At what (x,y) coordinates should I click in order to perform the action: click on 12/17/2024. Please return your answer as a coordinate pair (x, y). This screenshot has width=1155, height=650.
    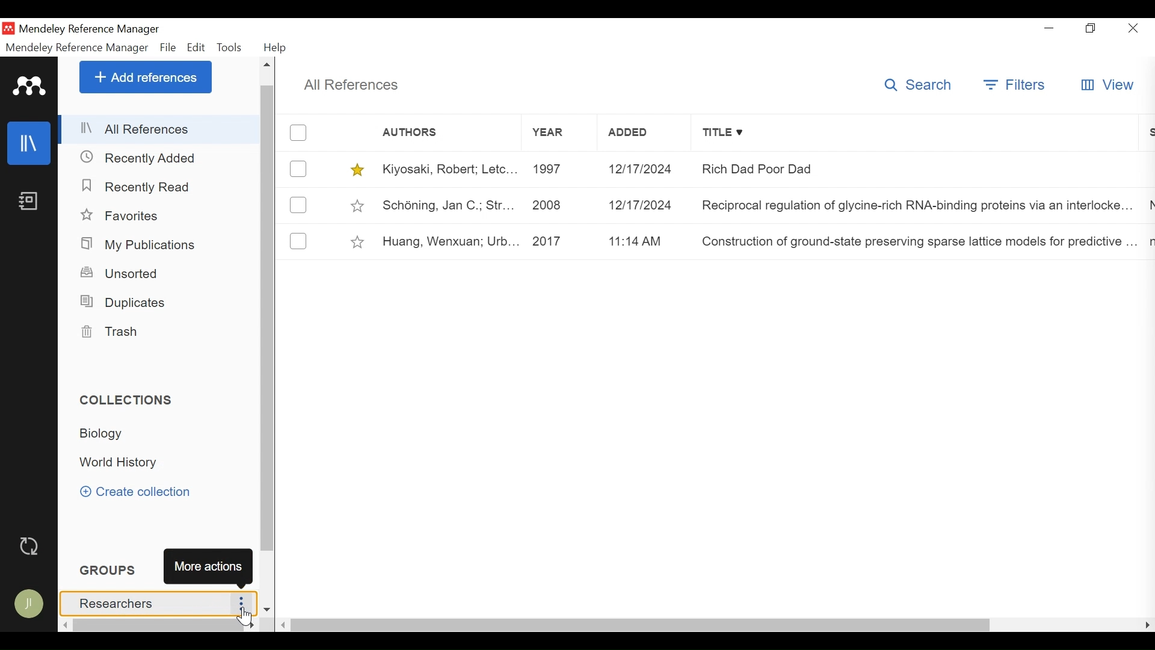
    Looking at the image, I should click on (644, 204).